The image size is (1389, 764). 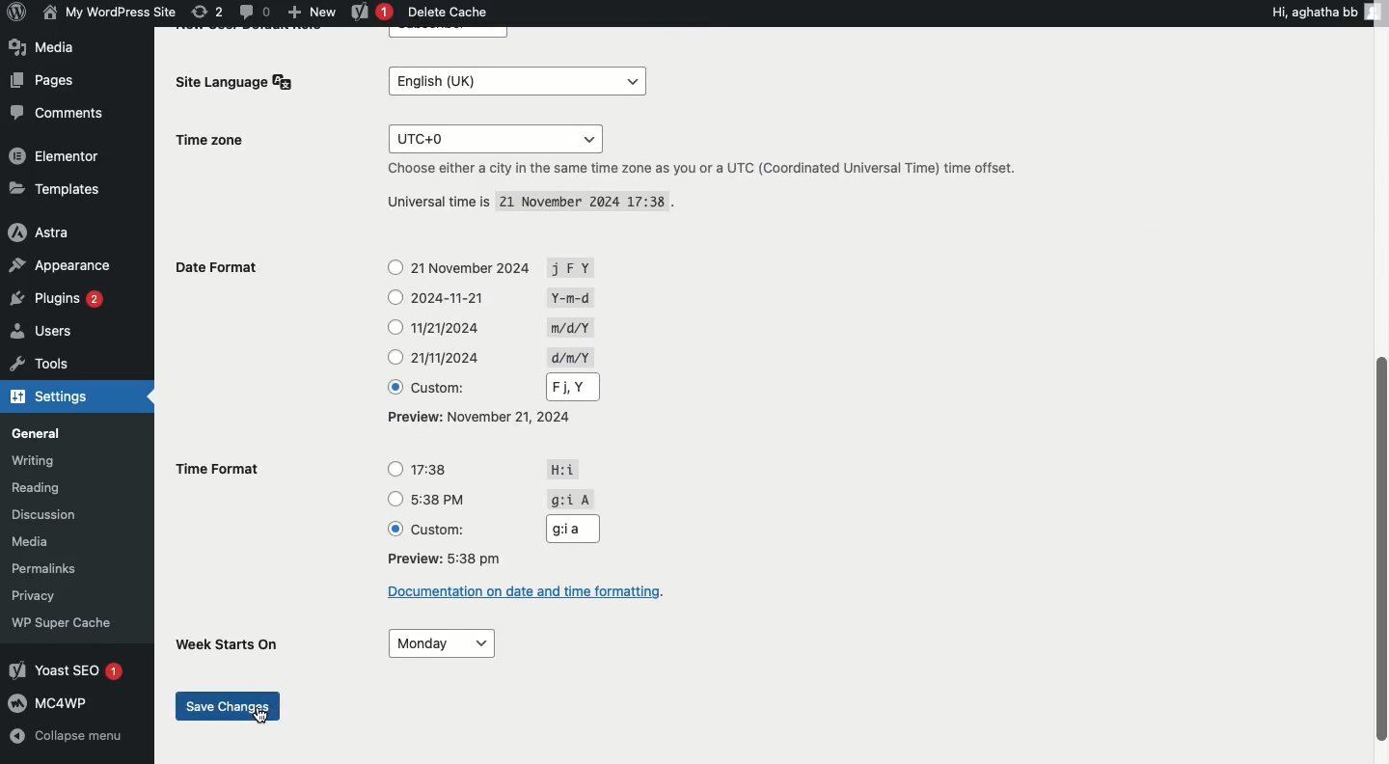 What do you see at coordinates (207, 12) in the screenshot?
I see `Revisions (2)` at bounding box center [207, 12].